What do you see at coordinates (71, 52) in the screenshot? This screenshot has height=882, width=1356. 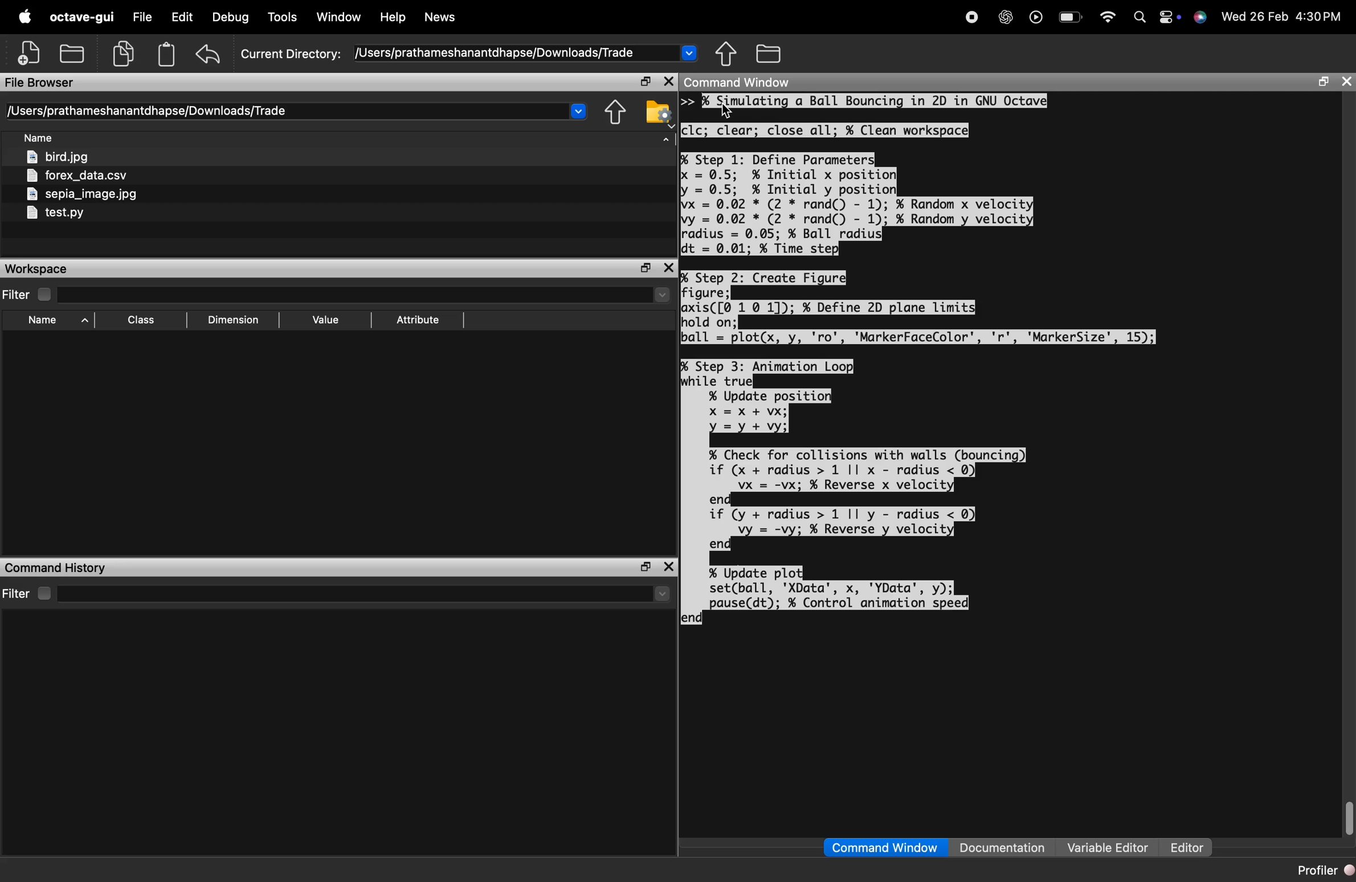 I see `add folder` at bounding box center [71, 52].